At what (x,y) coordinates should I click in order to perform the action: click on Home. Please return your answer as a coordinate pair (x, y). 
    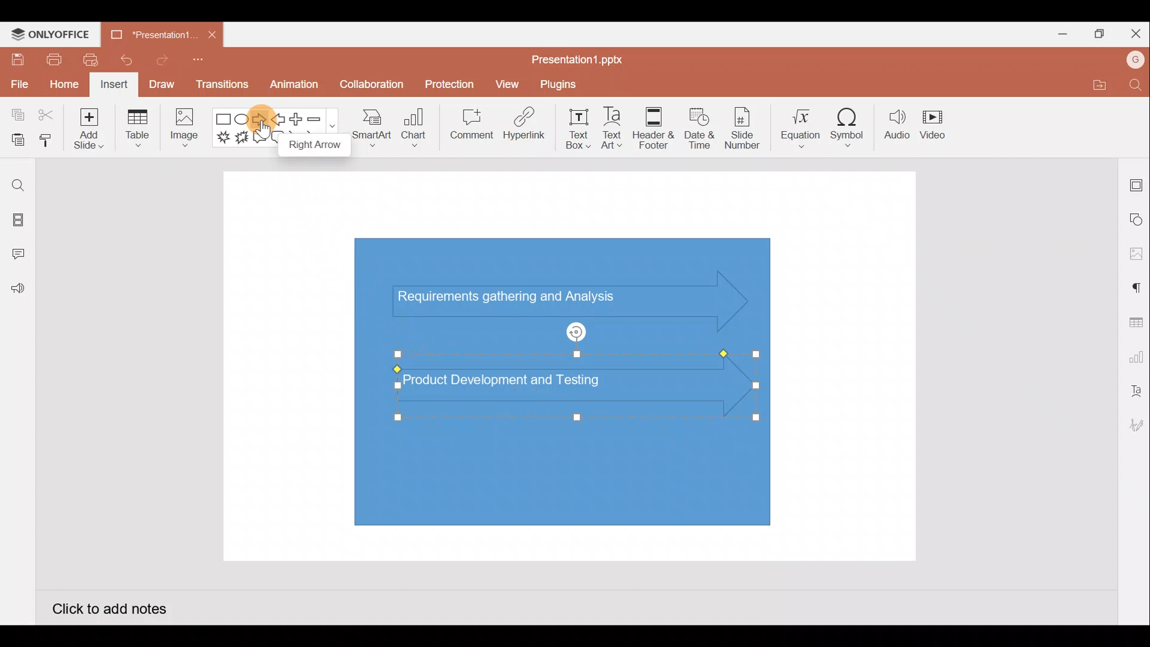
    Looking at the image, I should click on (64, 86).